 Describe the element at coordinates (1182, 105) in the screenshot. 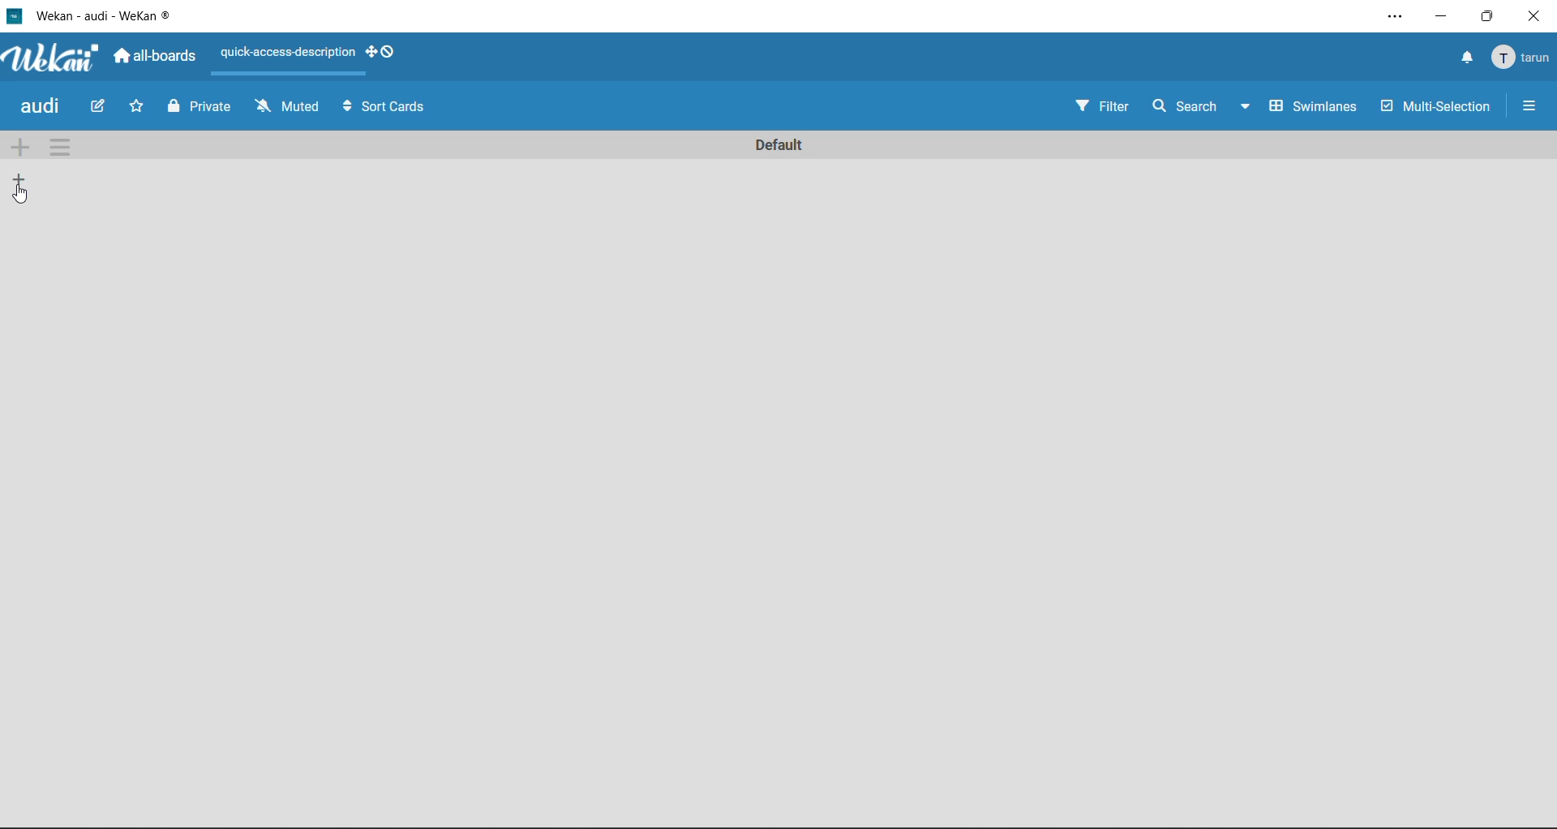

I see `Search` at that location.